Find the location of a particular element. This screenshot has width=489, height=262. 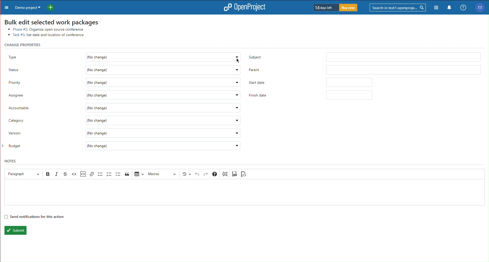

Strikethrough is located at coordinates (65, 174).